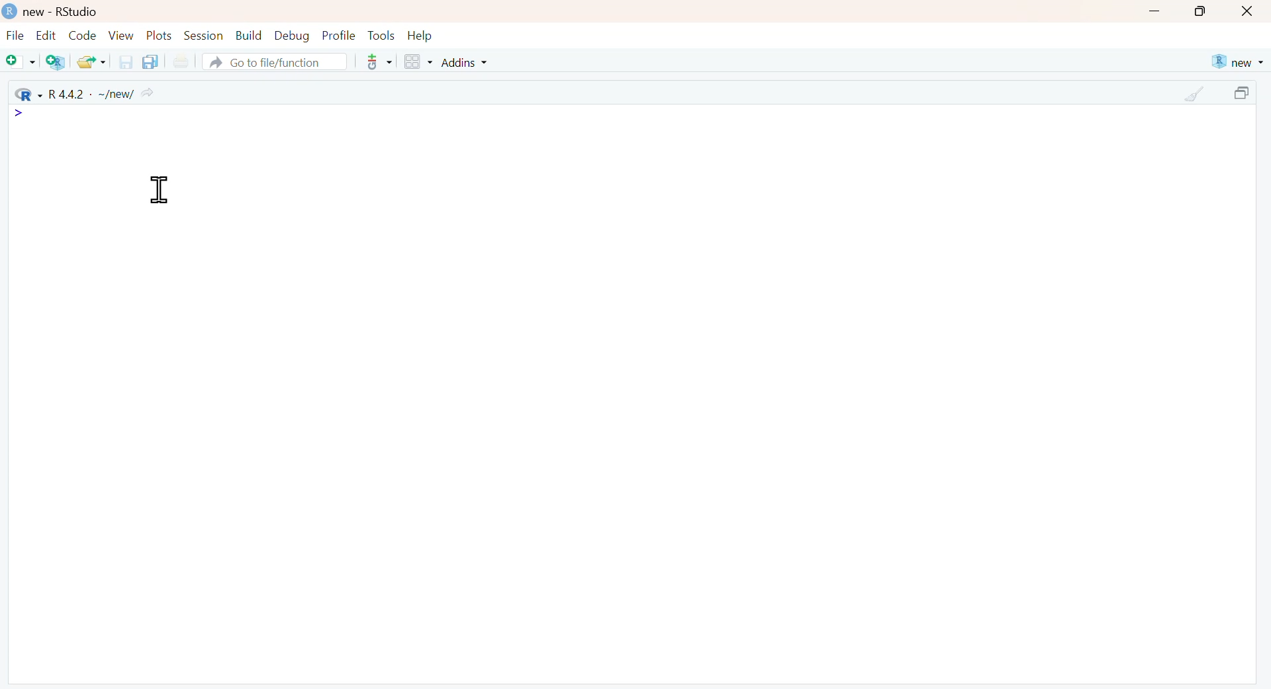 Image resolution: width=1271 pixels, height=689 pixels. What do you see at coordinates (273, 61) in the screenshot?
I see `Go to file/function` at bounding box center [273, 61].